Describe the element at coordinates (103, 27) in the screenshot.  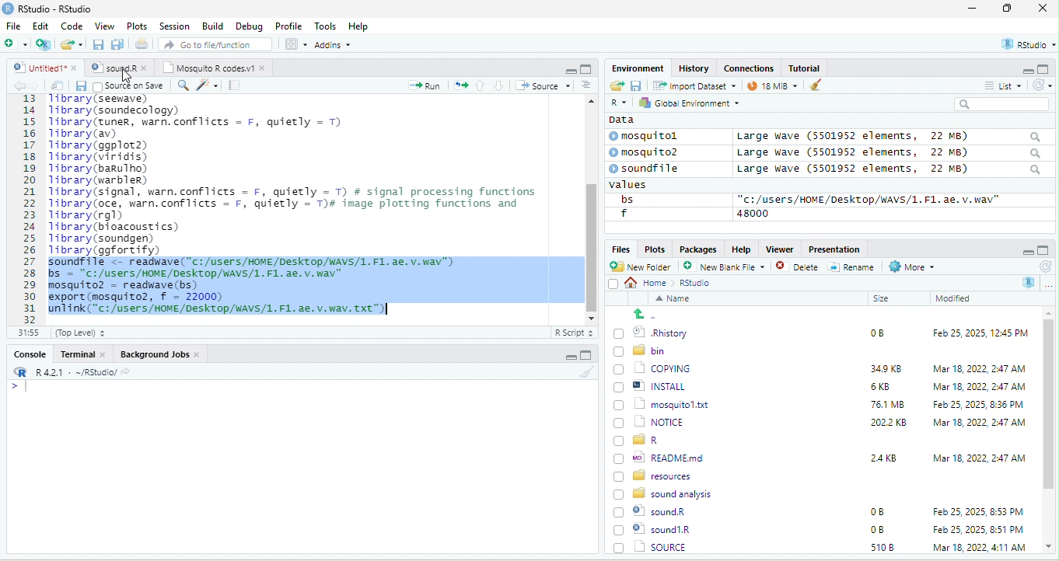
I see `View` at that location.